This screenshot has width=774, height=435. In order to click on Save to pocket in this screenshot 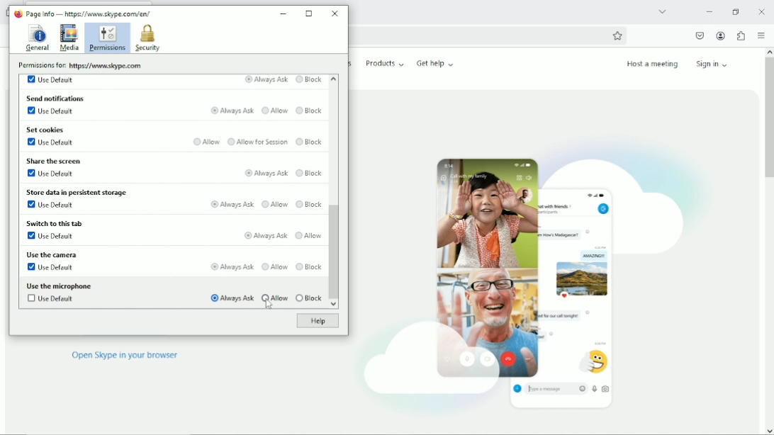, I will do `click(699, 35)`.